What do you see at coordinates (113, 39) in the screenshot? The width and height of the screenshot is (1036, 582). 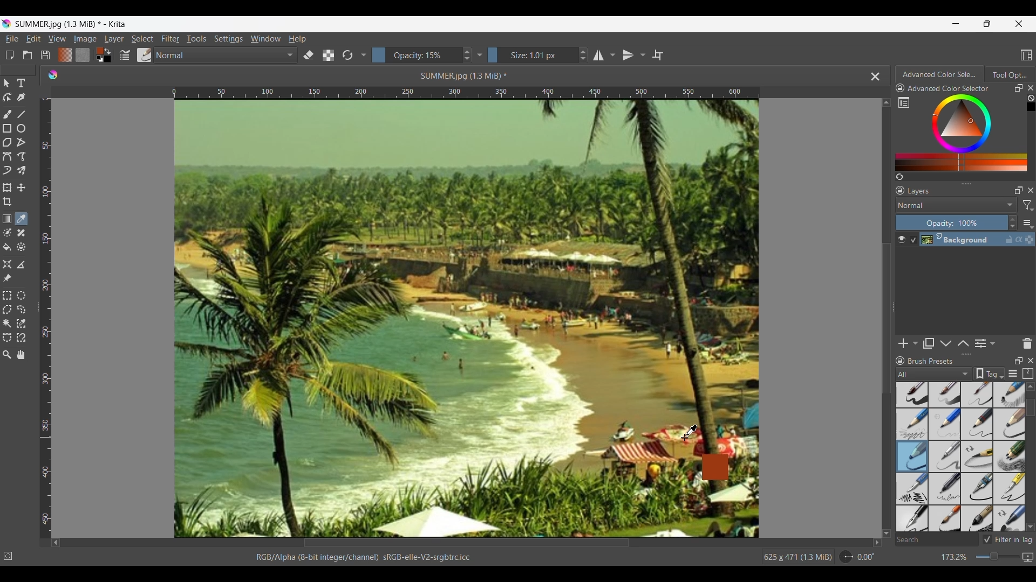 I see `Layer menu` at bounding box center [113, 39].